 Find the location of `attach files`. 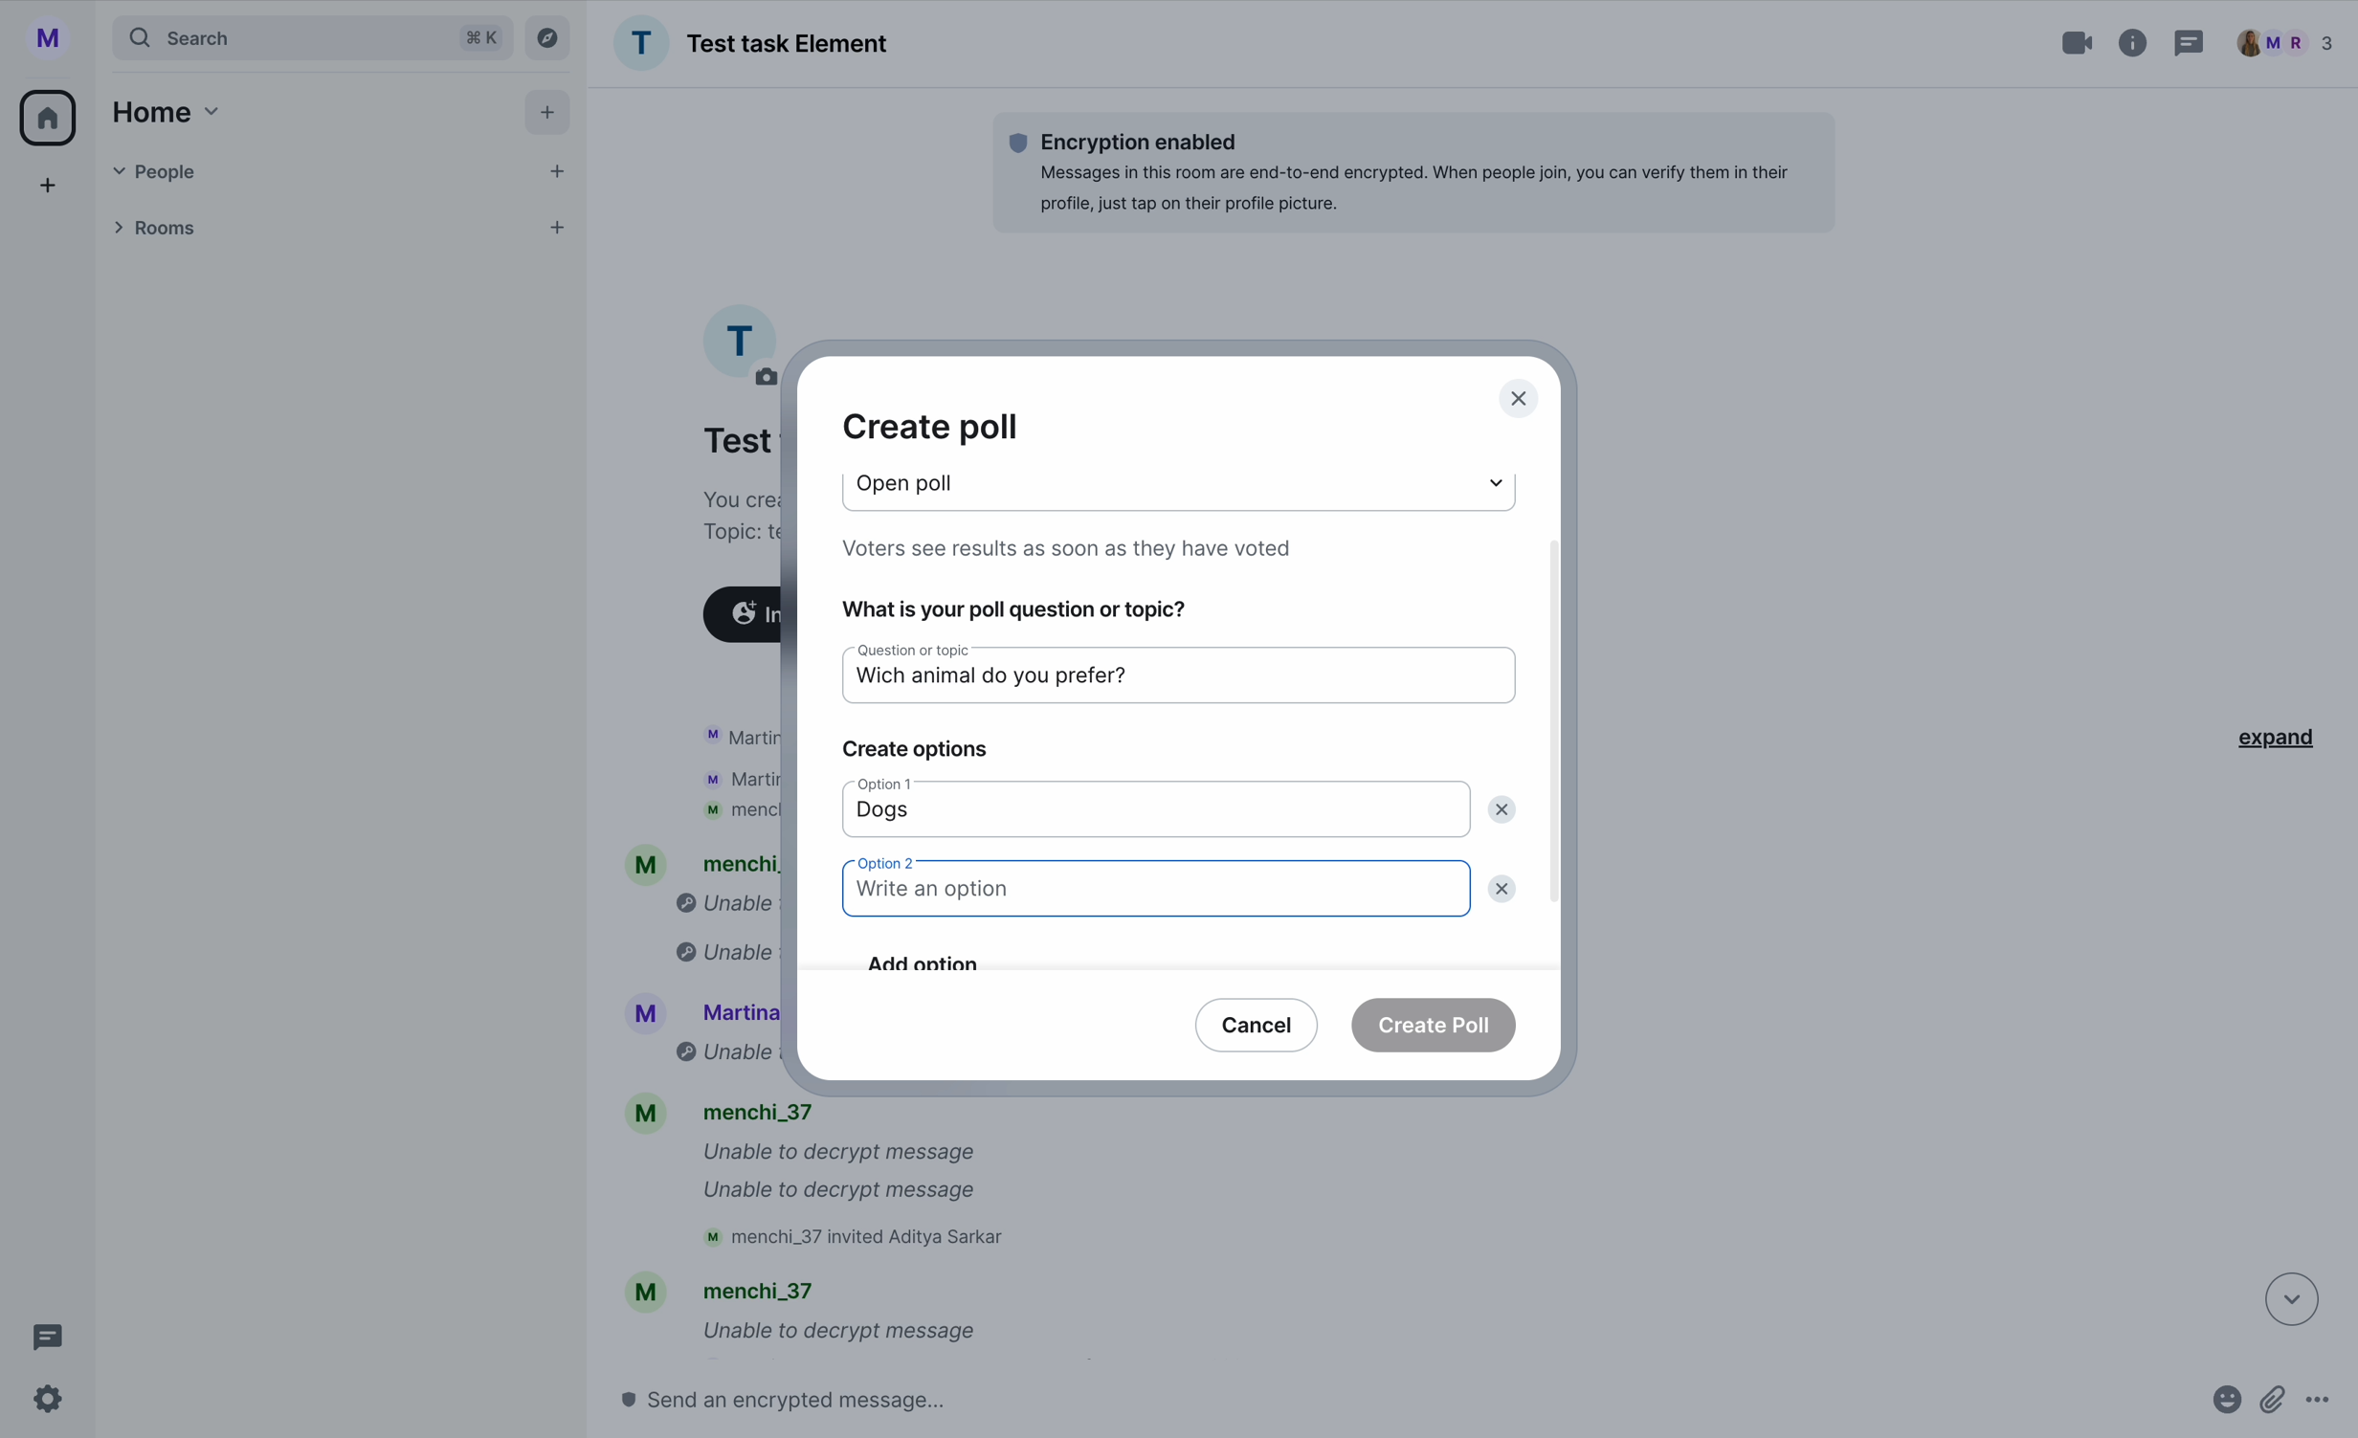

attach files is located at coordinates (2276, 1407).